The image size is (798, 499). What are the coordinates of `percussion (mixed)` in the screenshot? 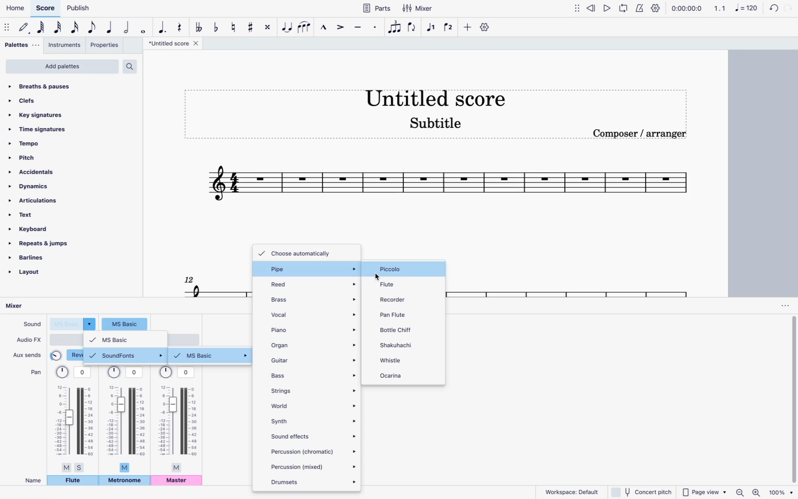 It's located at (313, 466).